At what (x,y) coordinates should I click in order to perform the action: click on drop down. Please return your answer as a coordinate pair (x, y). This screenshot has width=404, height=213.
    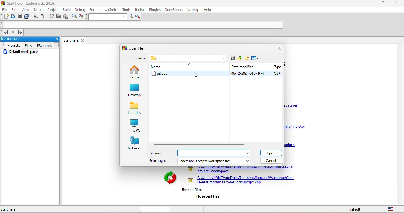
    Looking at the image, I should click on (279, 24).